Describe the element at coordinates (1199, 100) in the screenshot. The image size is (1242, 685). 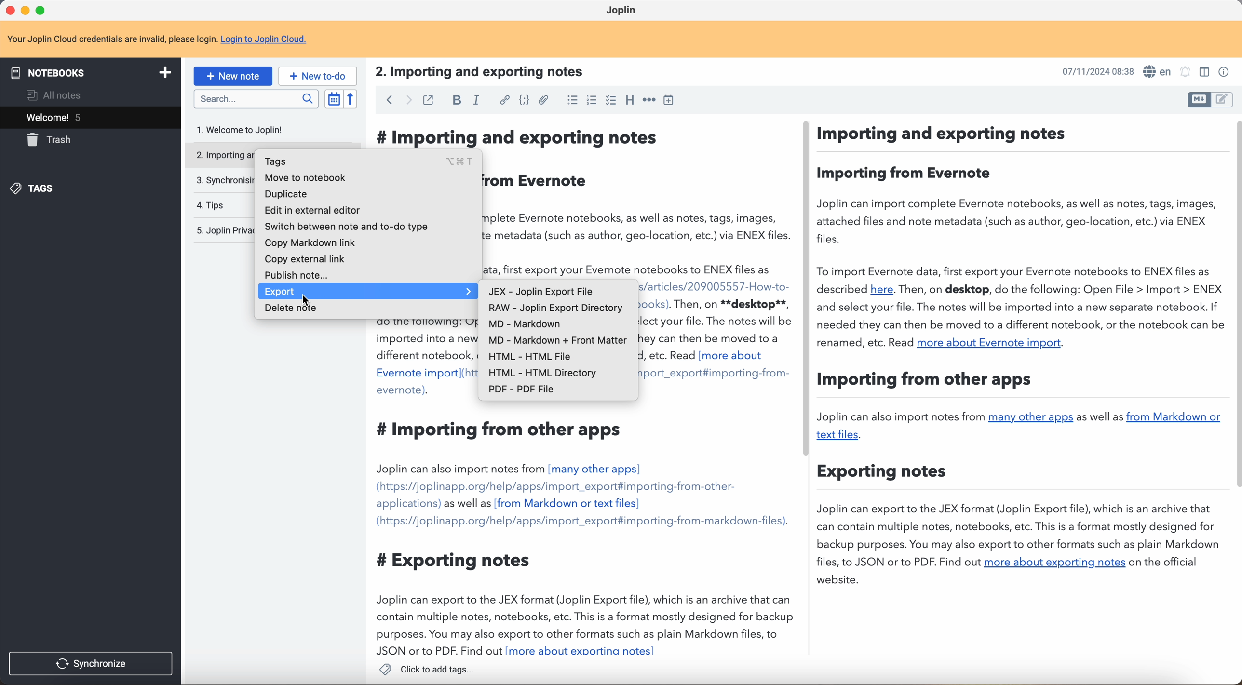
I see `toggle editor layout` at that location.